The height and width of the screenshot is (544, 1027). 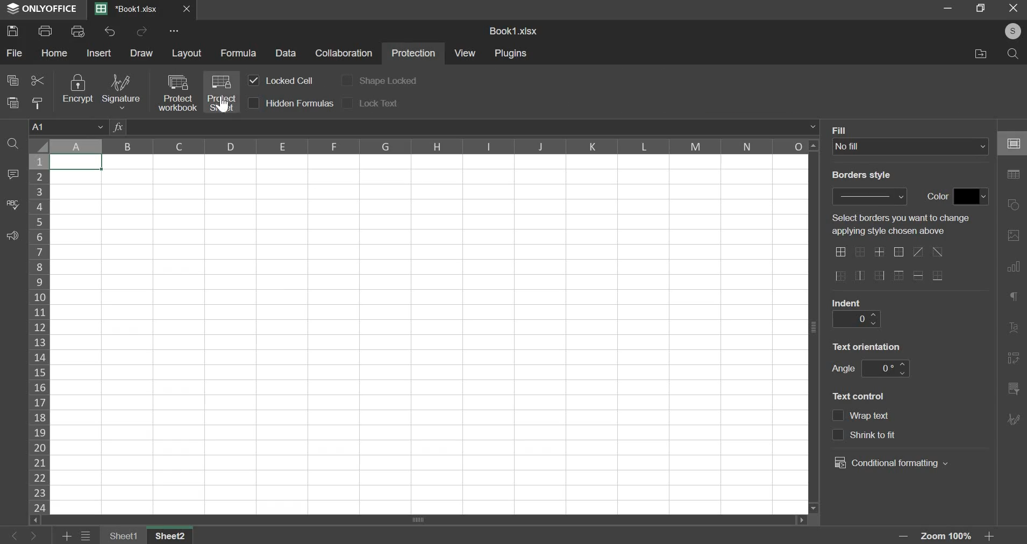 What do you see at coordinates (1014, 418) in the screenshot?
I see `right side bar` at bounding box center [1014, 418].